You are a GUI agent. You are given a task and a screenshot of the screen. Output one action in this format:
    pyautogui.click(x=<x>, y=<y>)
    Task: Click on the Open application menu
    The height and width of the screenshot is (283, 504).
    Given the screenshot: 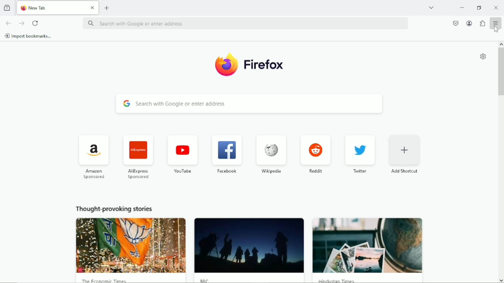 What is the action you would take?
    pyautogui.click(x=496, y=23)
    